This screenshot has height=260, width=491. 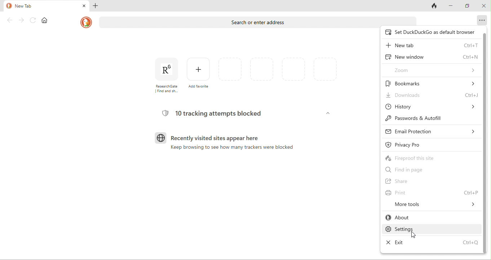 What do you see at coordinates (431, 32) in the screenshot?
I see `set duck duck go as default browser` at bounding box center [431, 32].